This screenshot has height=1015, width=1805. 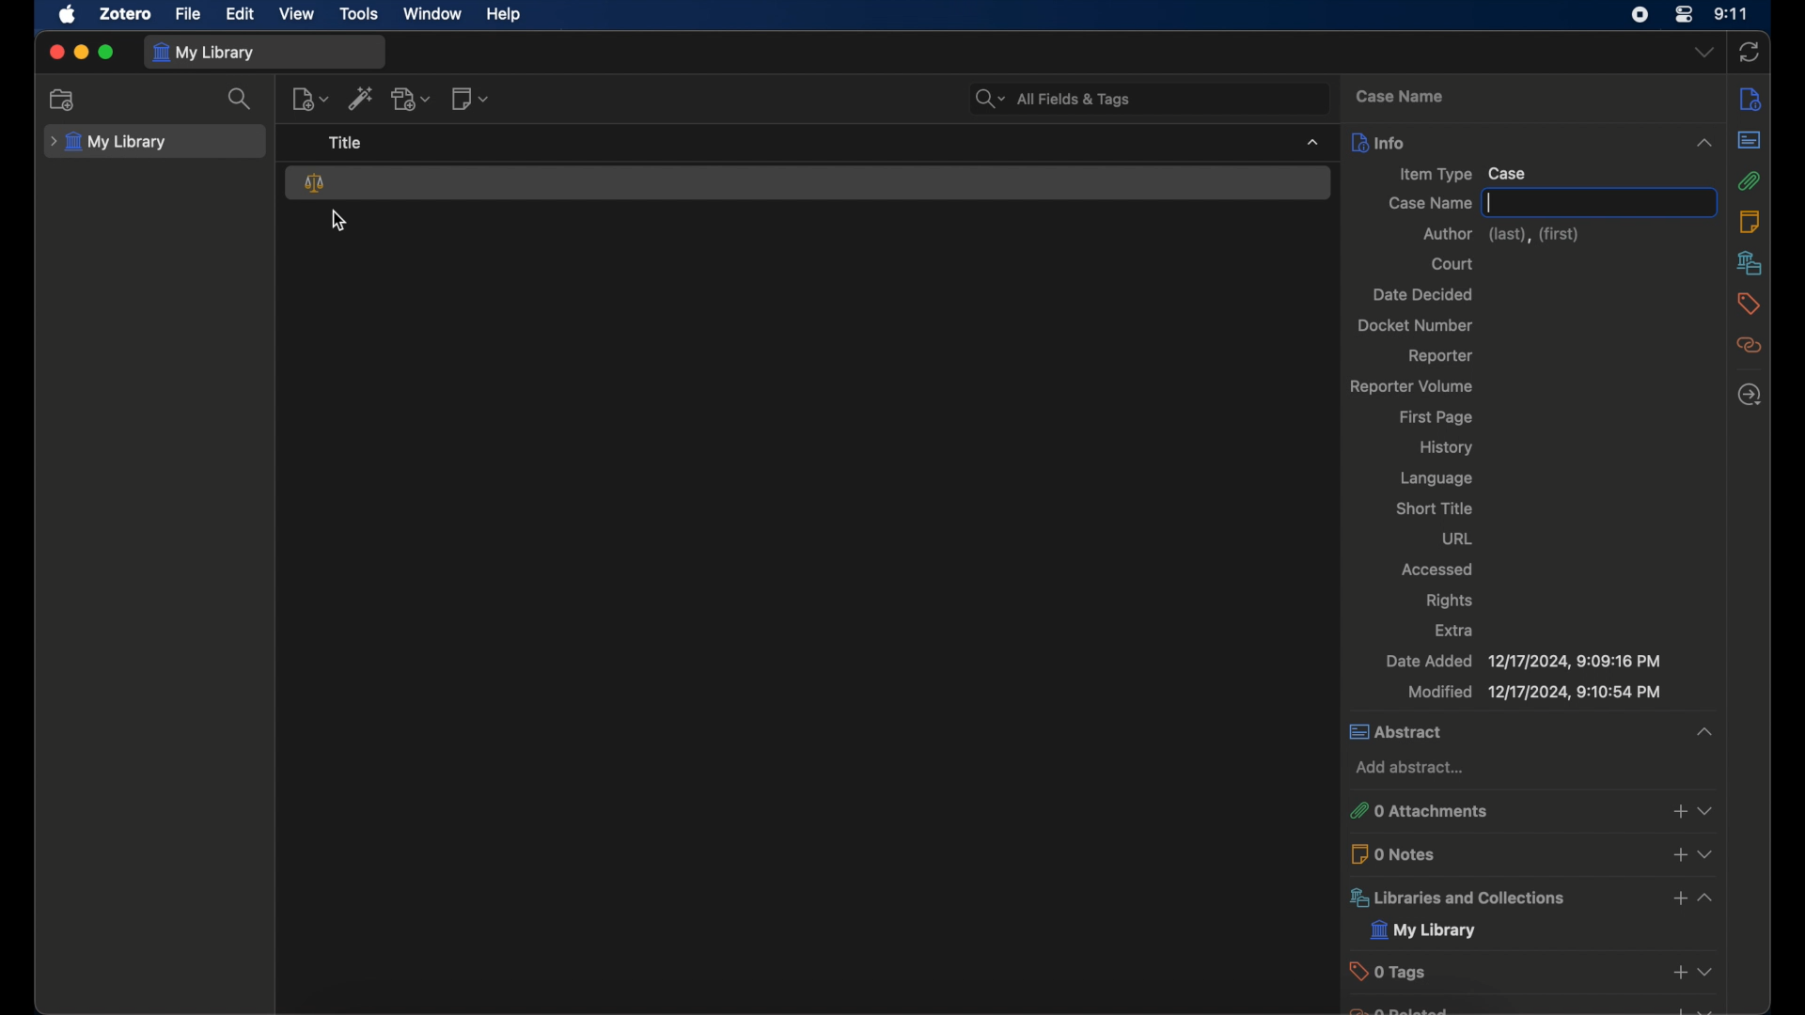 I want to click on history, so click(x=1448, y=448).